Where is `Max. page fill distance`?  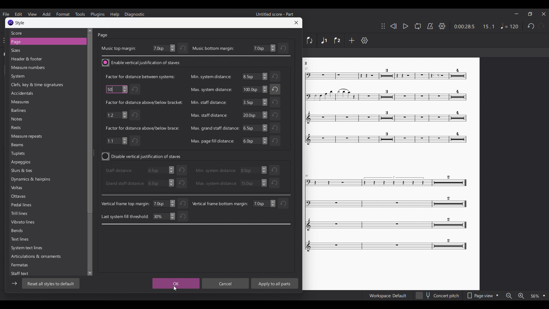
Max. page fill distance is located at coordinates (212, 141).